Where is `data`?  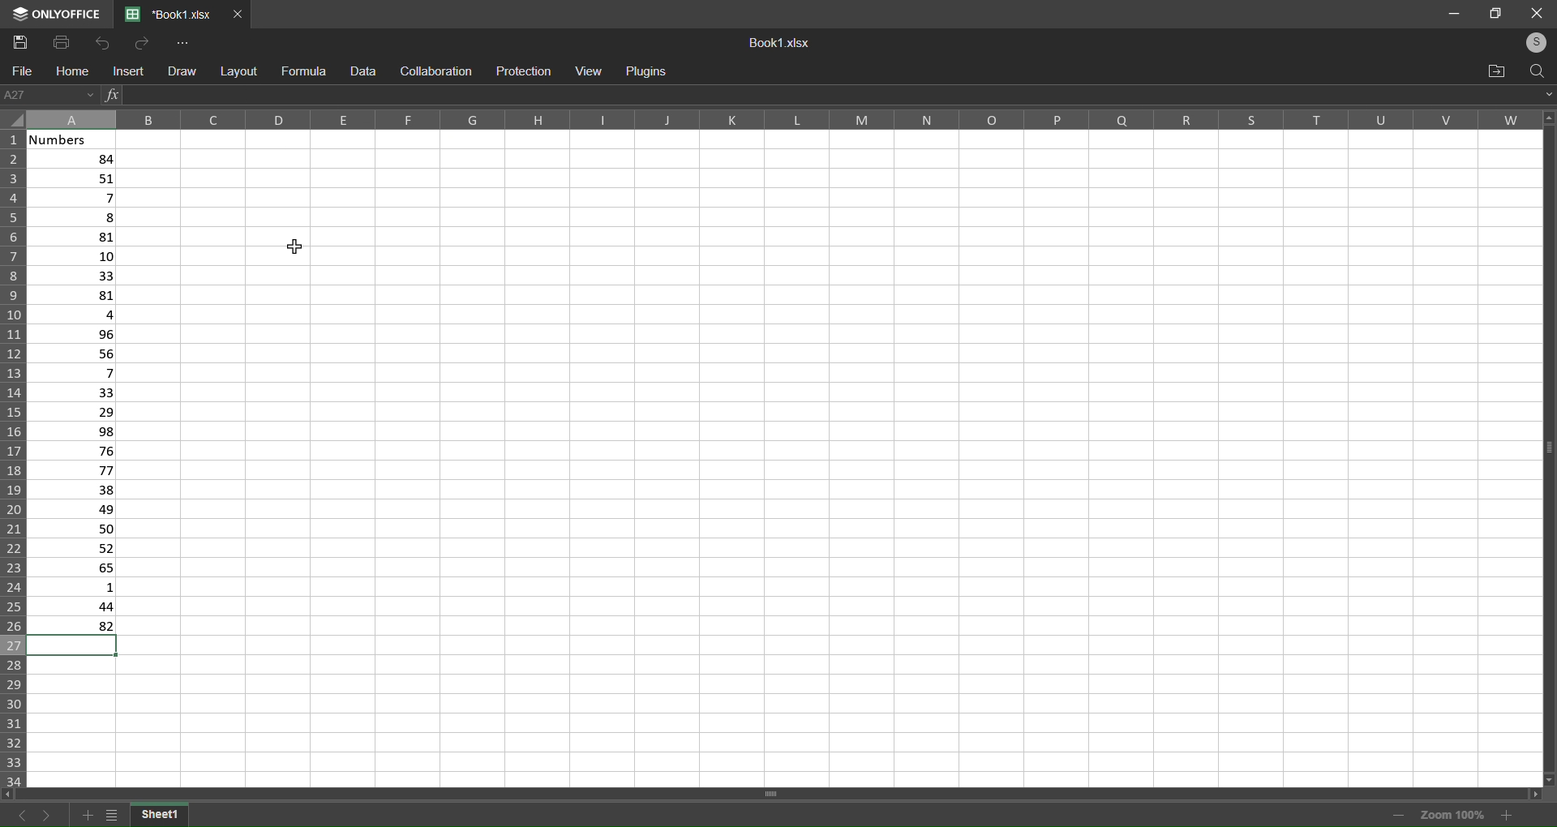
data is located at coordinates (365, 71).